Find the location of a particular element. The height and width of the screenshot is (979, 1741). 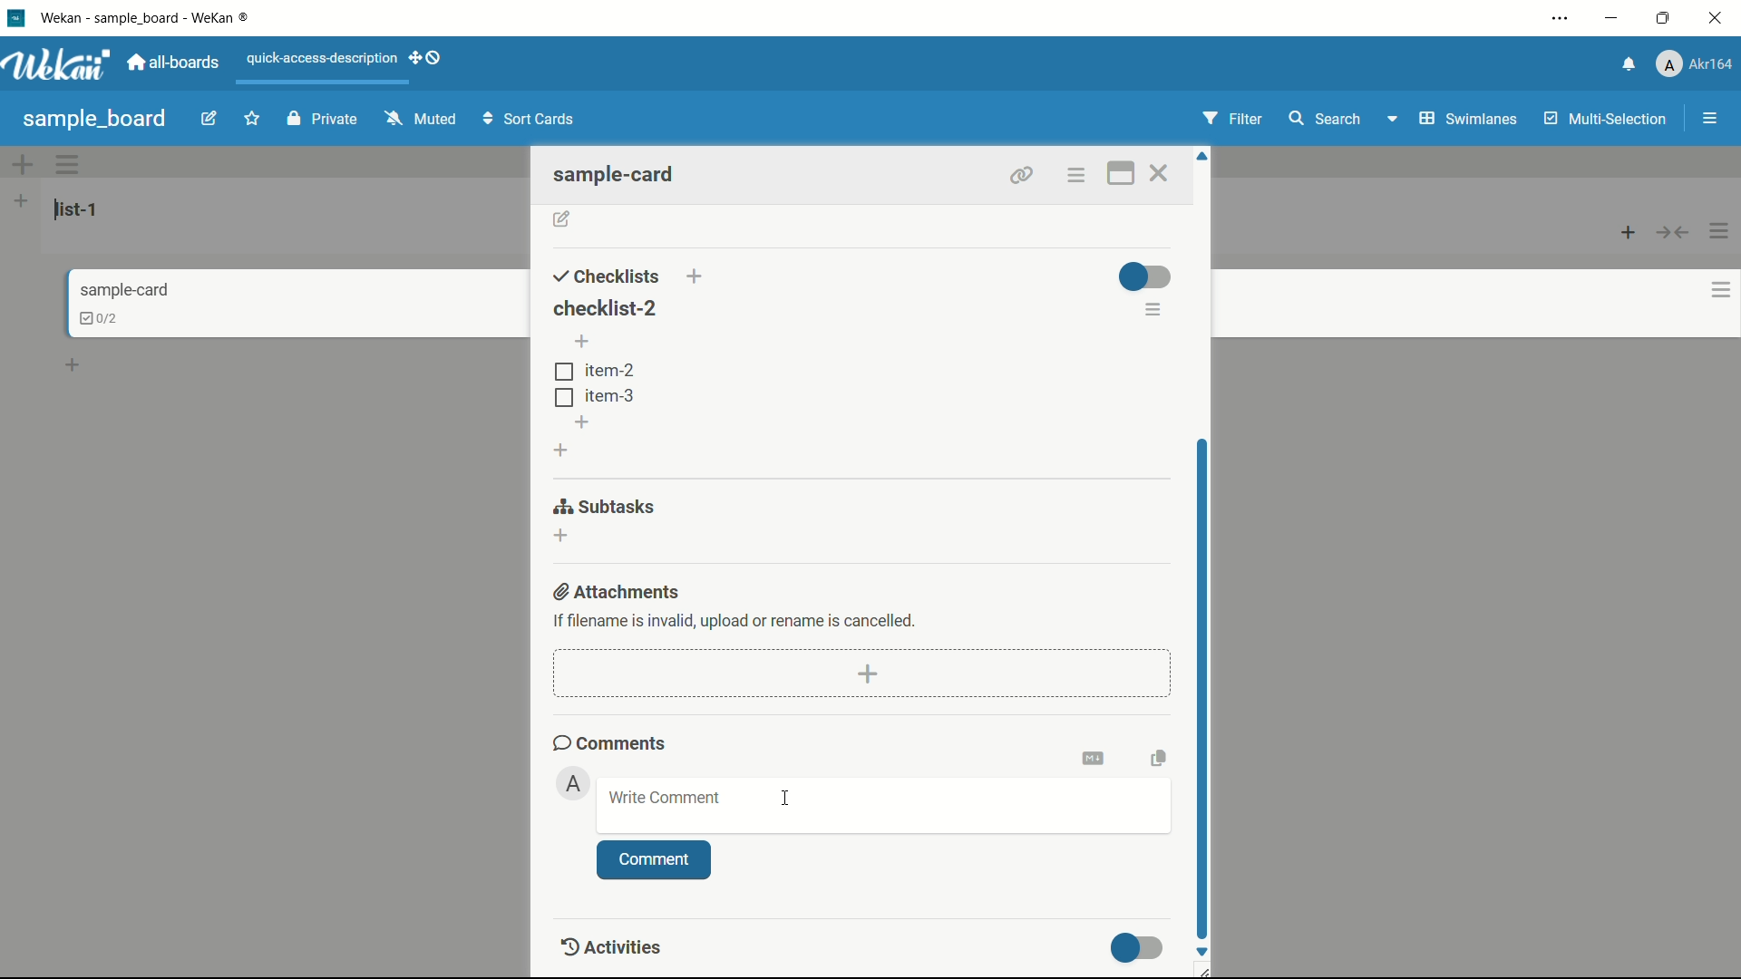

multi selection is located at coordinates (1604, 121).